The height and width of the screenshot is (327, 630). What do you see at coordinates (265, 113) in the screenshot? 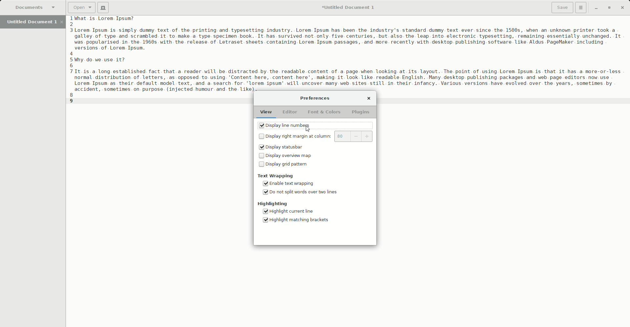
I see `View` at bounding box center [265, 113].